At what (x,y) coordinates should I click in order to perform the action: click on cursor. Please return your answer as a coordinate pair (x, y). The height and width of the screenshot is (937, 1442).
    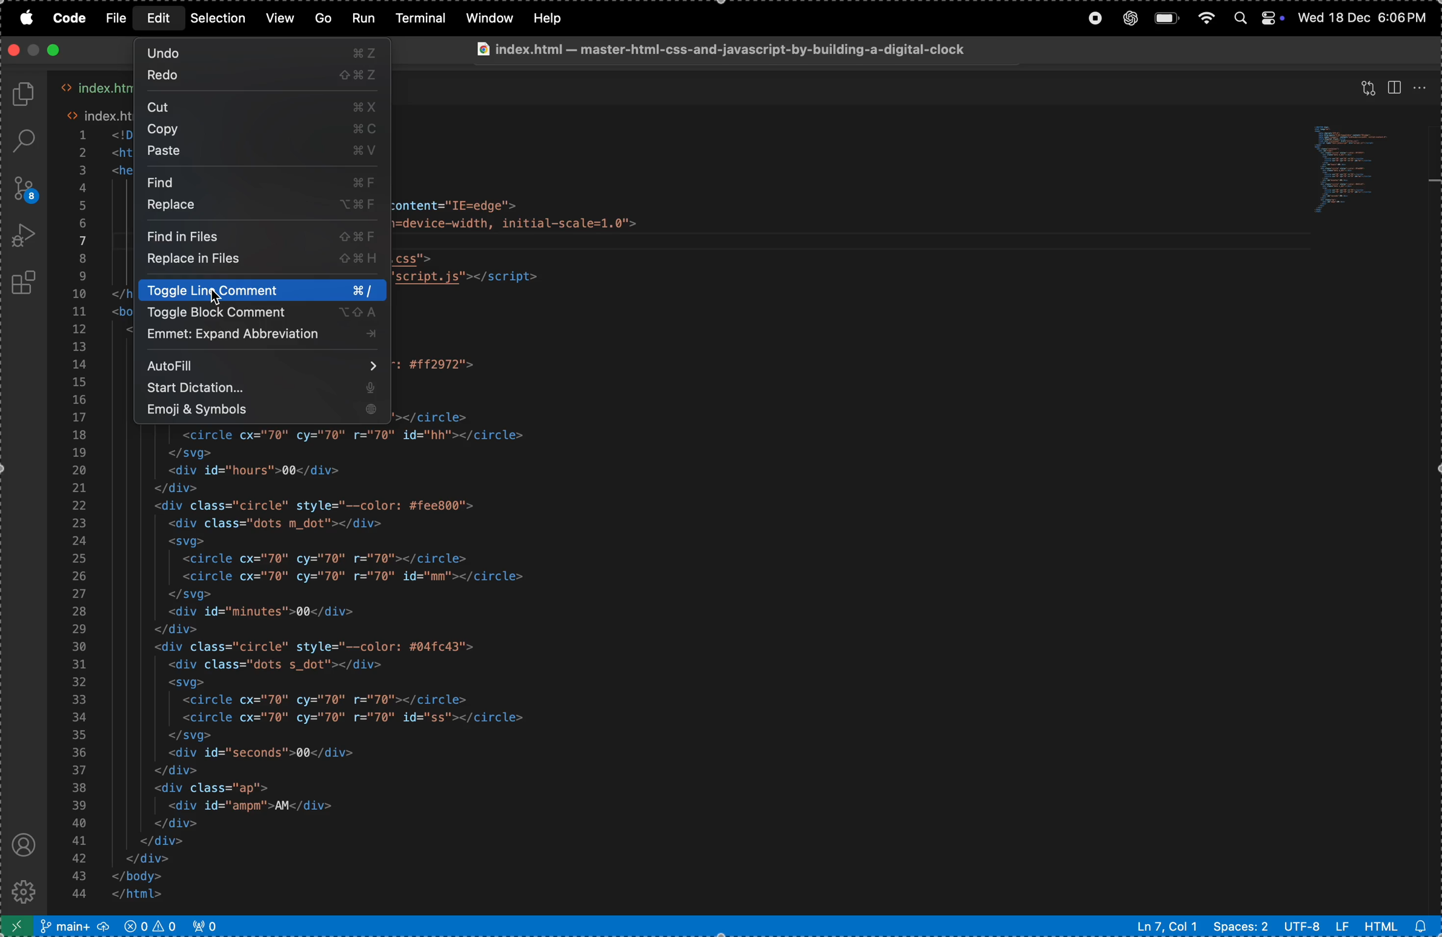
    Looking at the image, I should click on (218, 297).